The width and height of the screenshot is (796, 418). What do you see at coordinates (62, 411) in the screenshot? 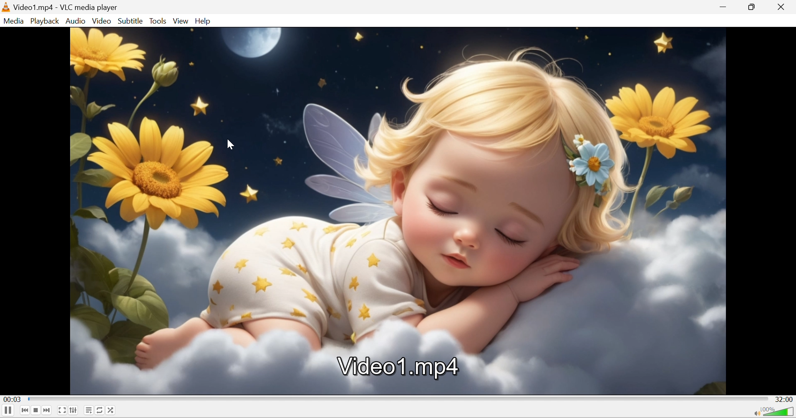
I see `Toggle the video in fullscreen` at bounding box center [62, 411].